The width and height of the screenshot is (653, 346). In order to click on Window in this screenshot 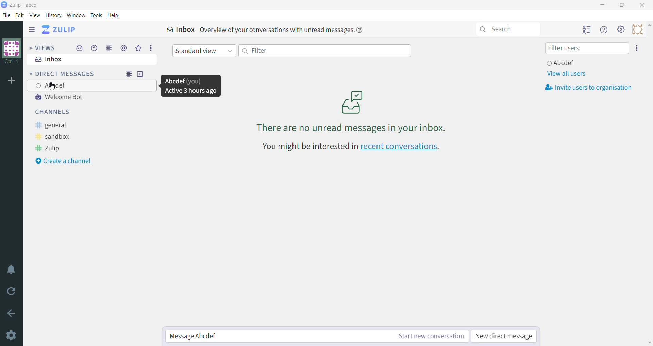, I will do `click(76, 15)`.